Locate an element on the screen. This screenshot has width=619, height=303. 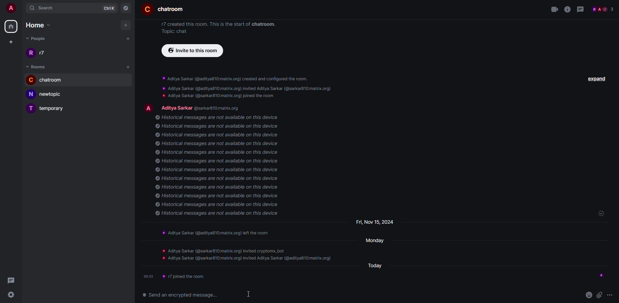
navigator is located at coordinates (126, 7).